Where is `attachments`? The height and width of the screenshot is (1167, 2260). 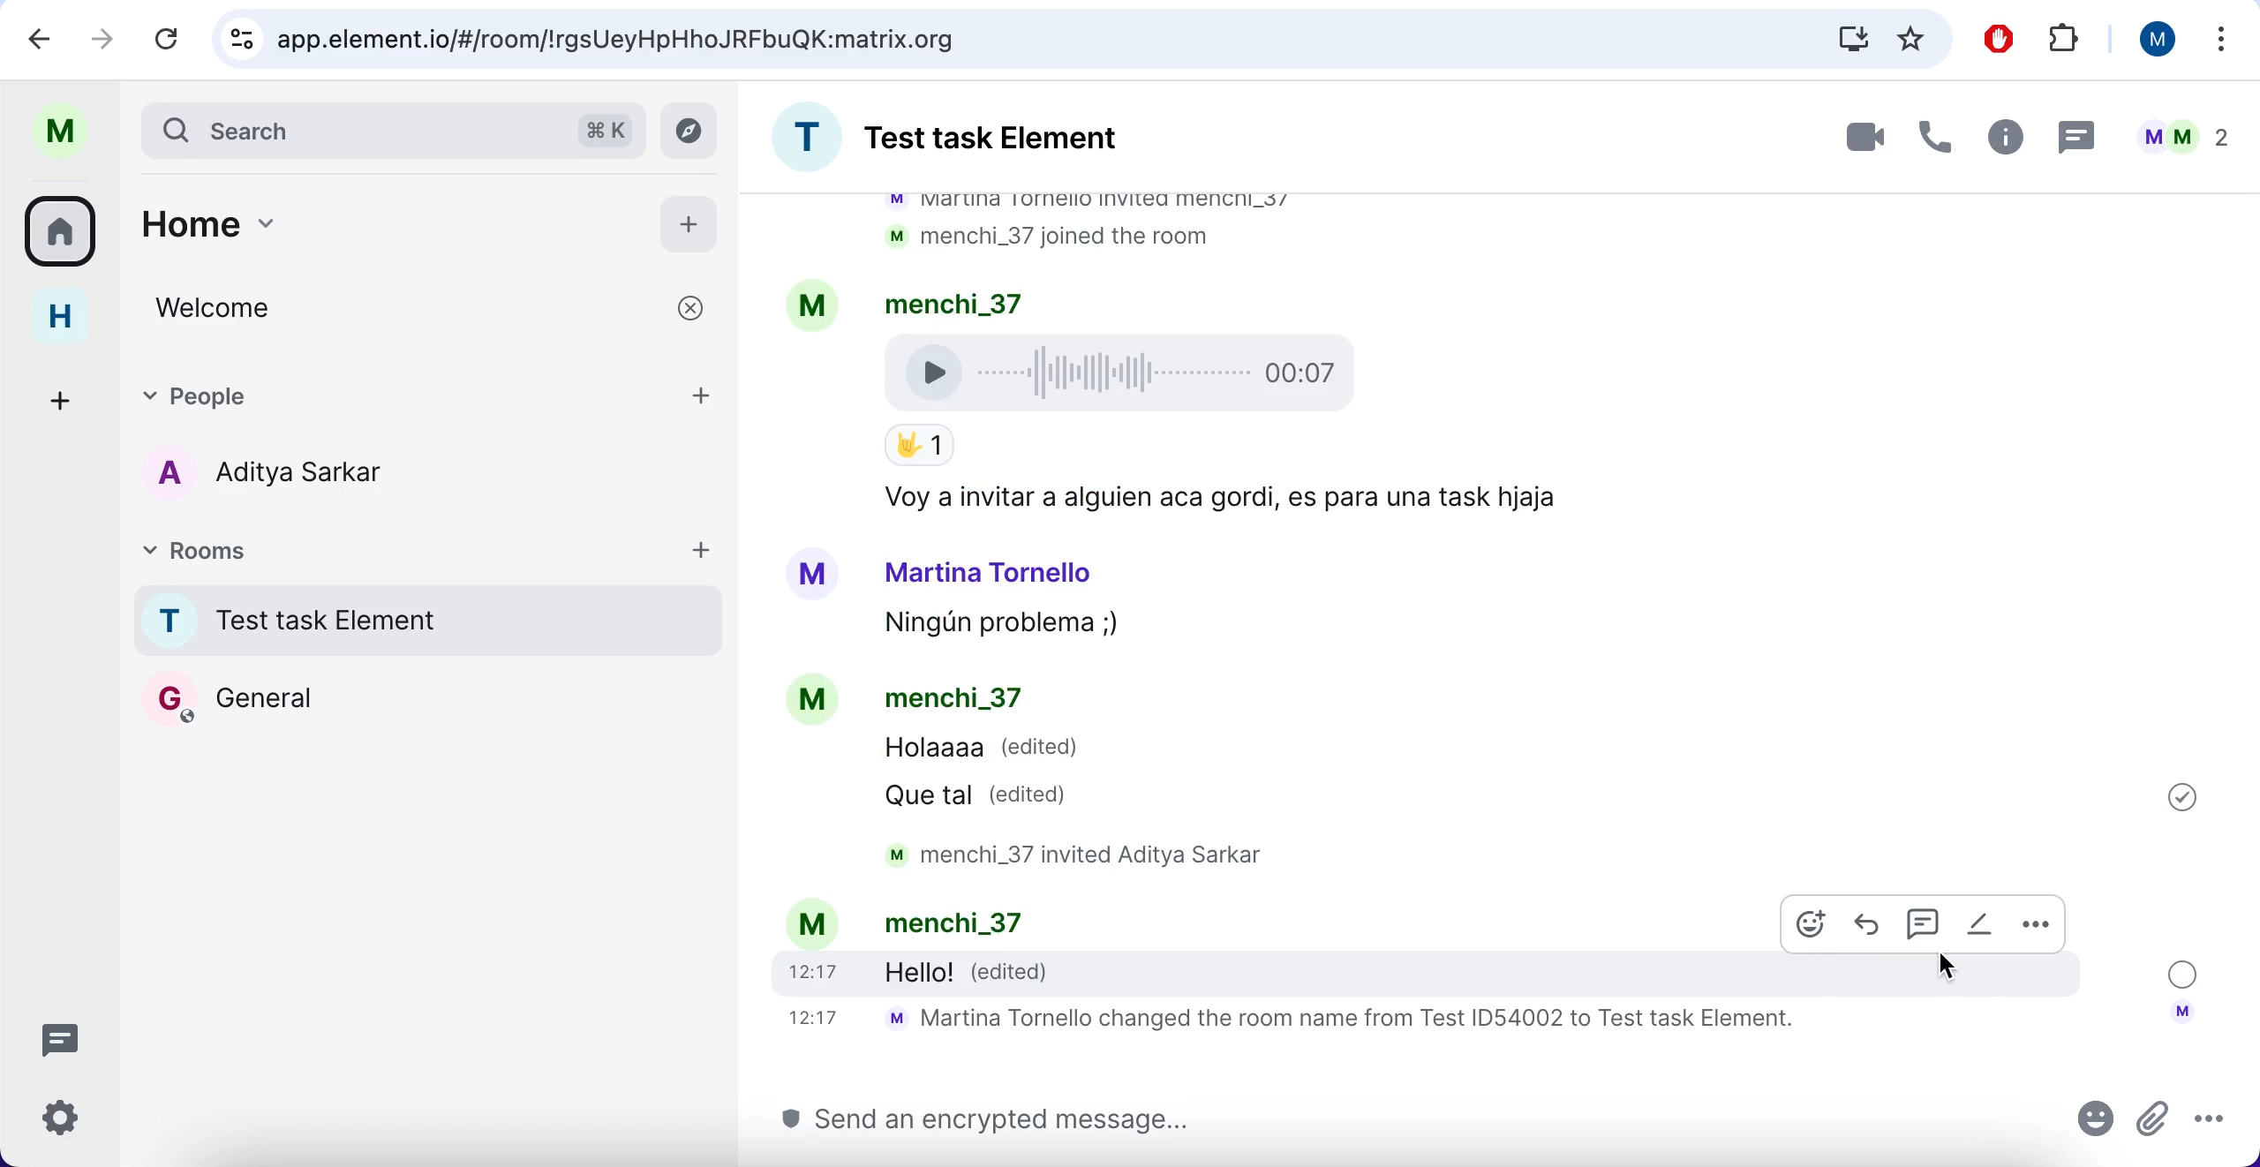 attachments is located at coordinates (2152, 1129).